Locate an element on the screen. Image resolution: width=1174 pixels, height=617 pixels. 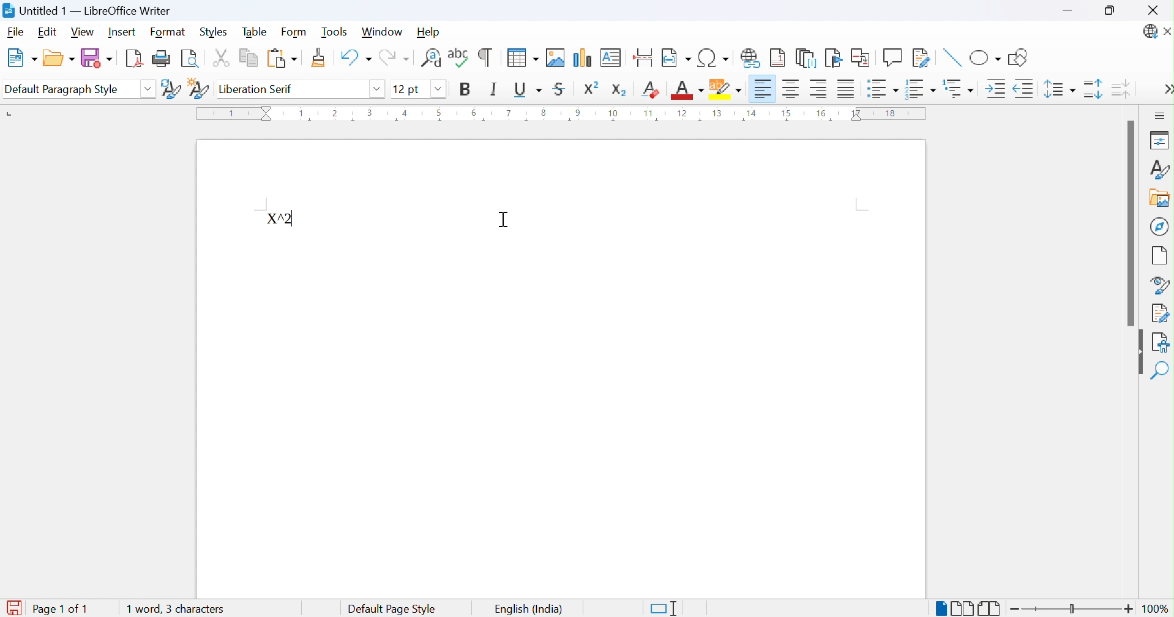
Find and replace is located at coordinates (432, 57).